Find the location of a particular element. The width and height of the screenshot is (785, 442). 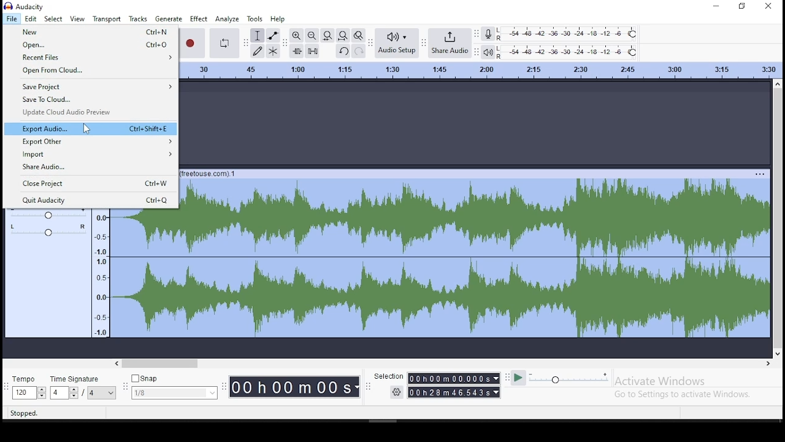

recent files is located at coordinates (93, 58).